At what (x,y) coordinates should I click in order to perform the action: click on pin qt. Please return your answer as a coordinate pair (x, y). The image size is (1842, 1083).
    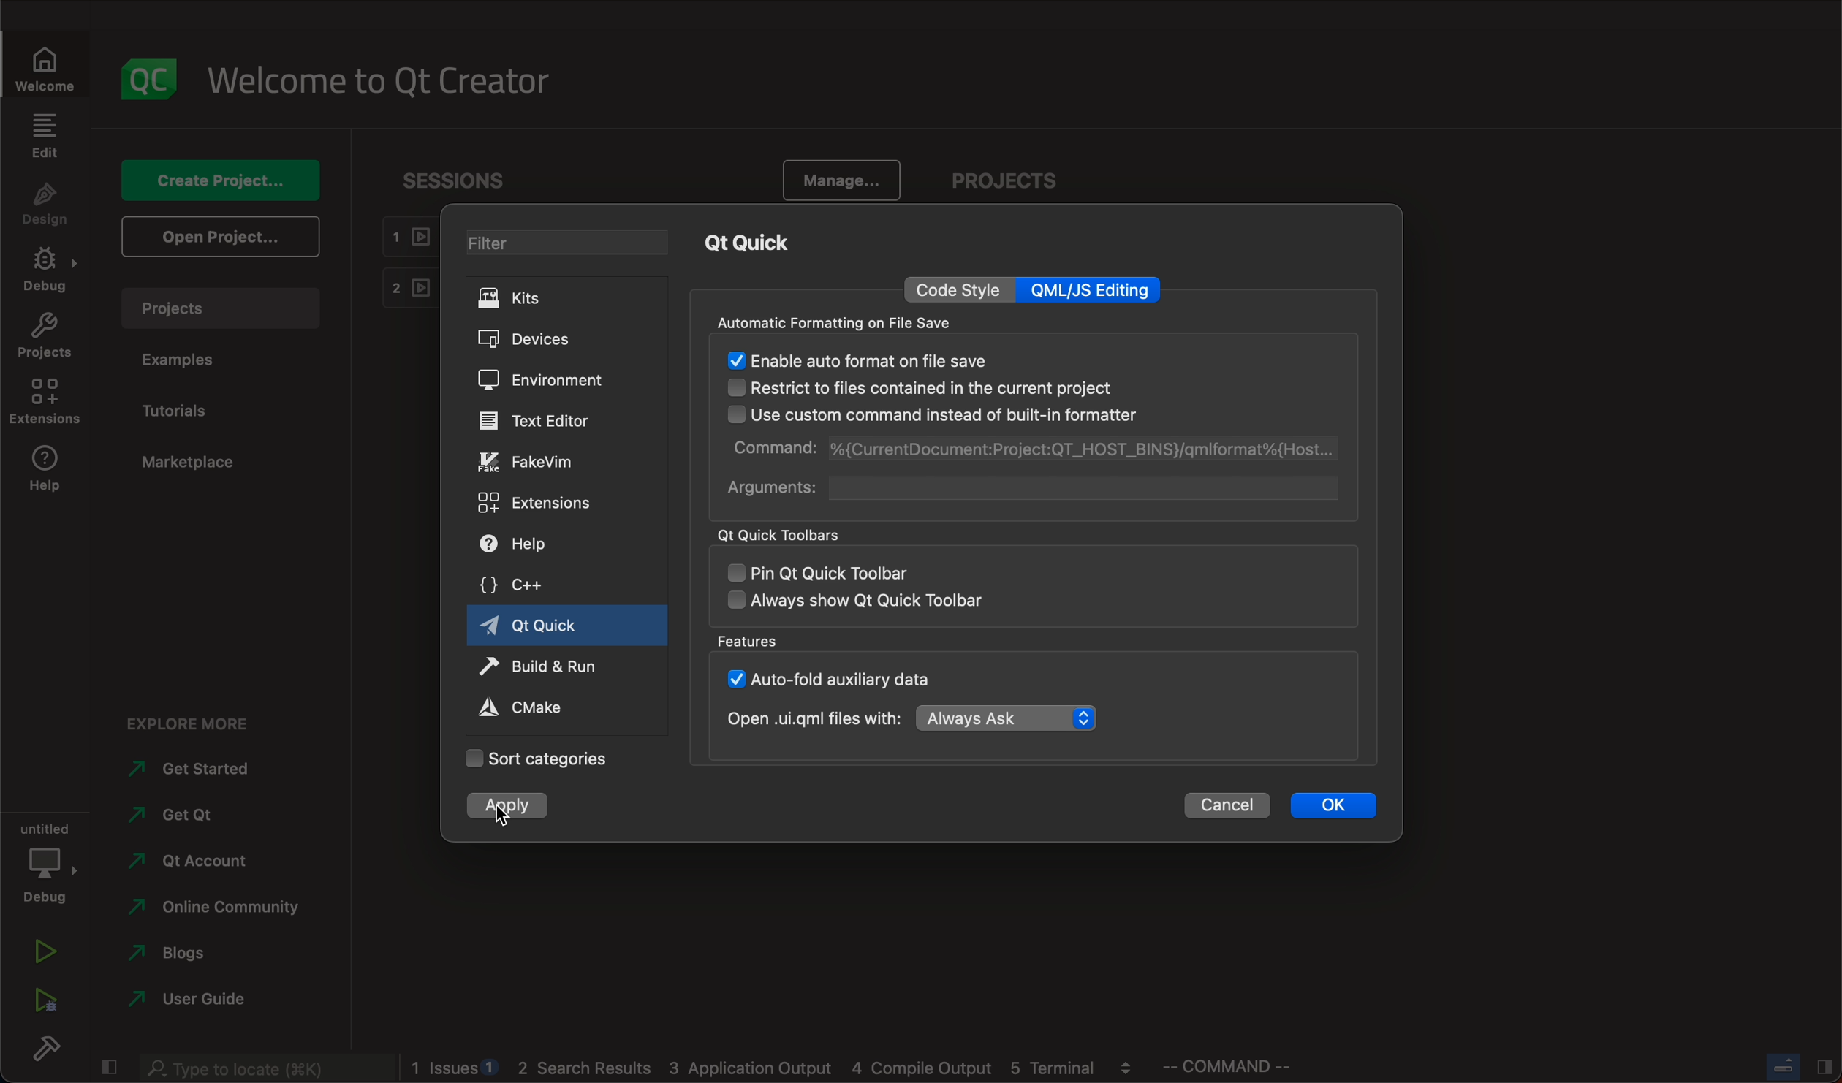
    Looking at the image, I should click on (860, 572).